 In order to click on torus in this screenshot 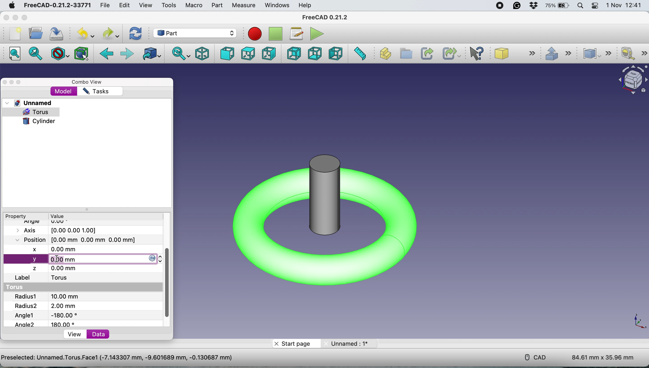, I will do `click(64, 278)`.